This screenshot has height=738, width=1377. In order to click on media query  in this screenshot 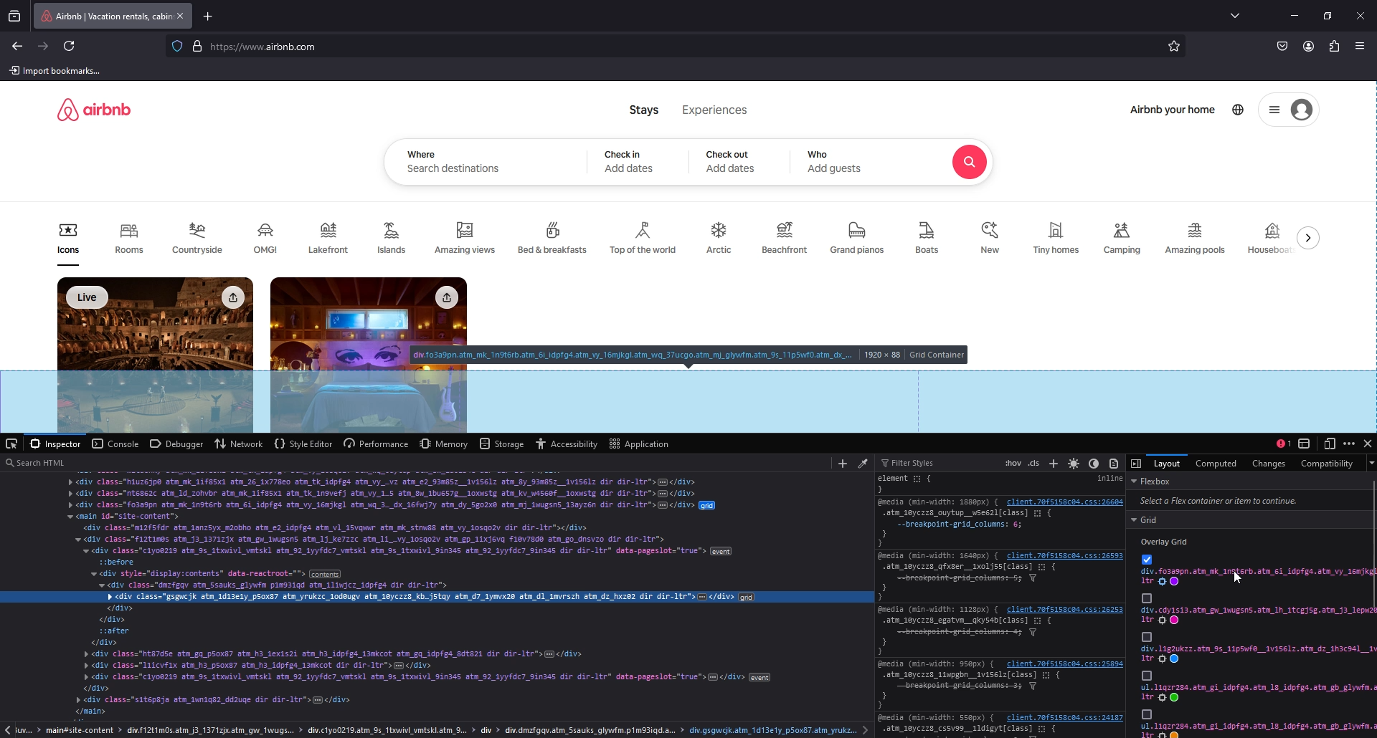, I will do `click(938, 663)`.